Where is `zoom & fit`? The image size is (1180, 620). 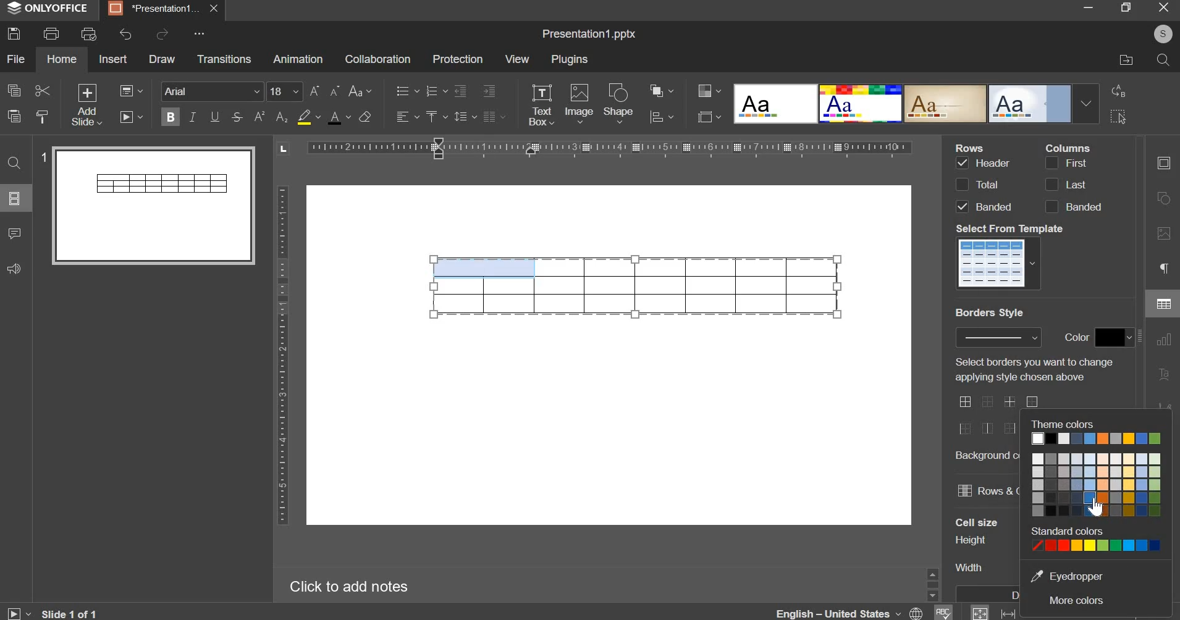
zoom & fit is located at coordinates (996, 612).